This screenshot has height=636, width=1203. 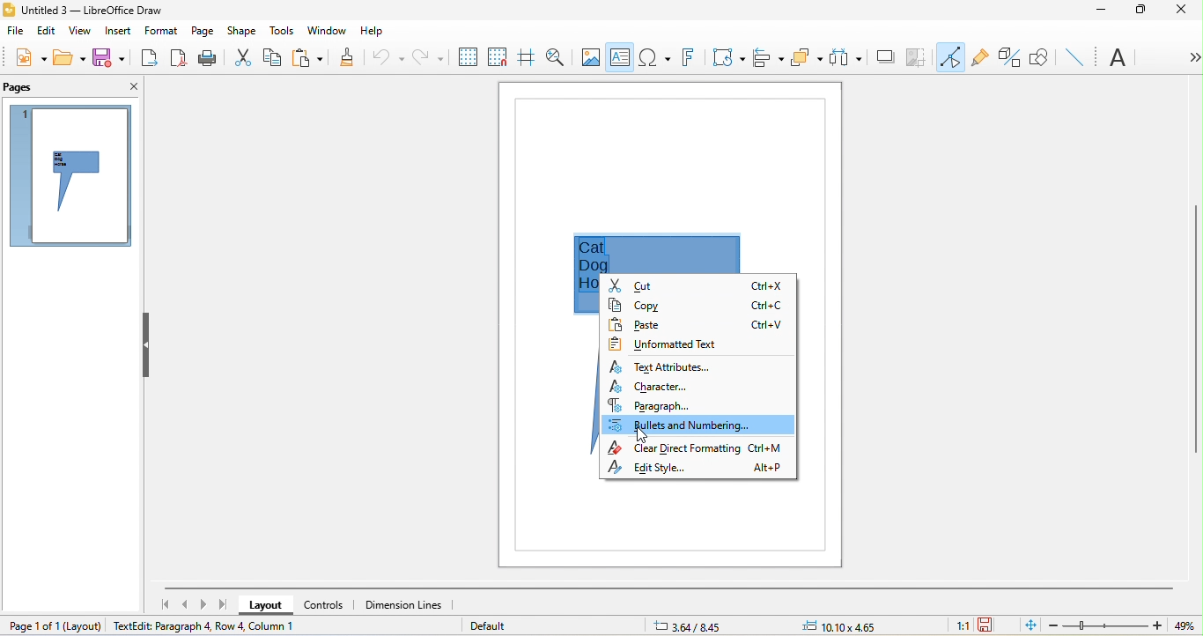 I want to click on text attributes, so click(x=663, y=364).